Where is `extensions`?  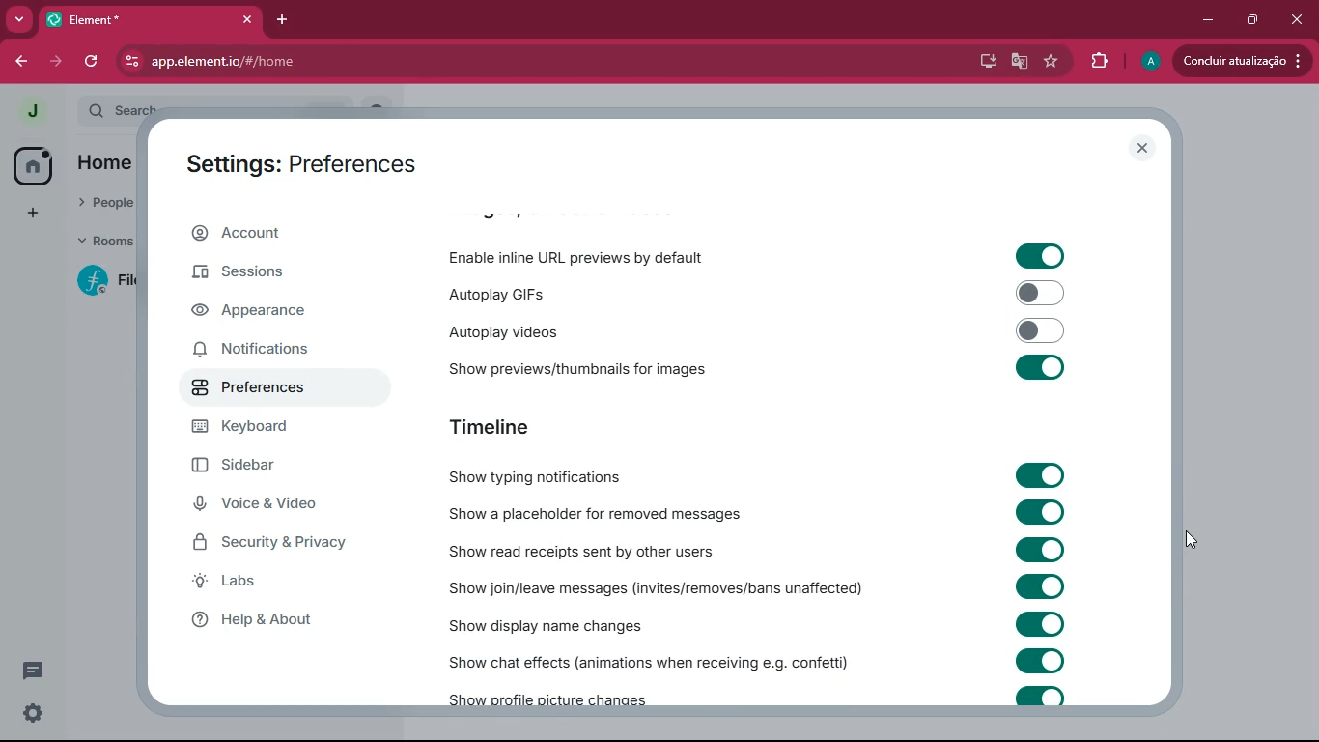
extensions is located at coordinates (1099, 62).